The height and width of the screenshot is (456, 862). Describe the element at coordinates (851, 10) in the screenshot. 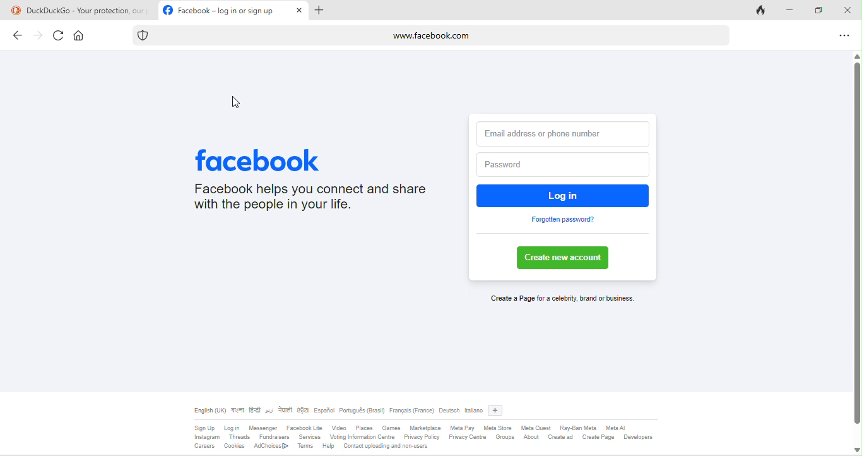

I see `close` at that location.